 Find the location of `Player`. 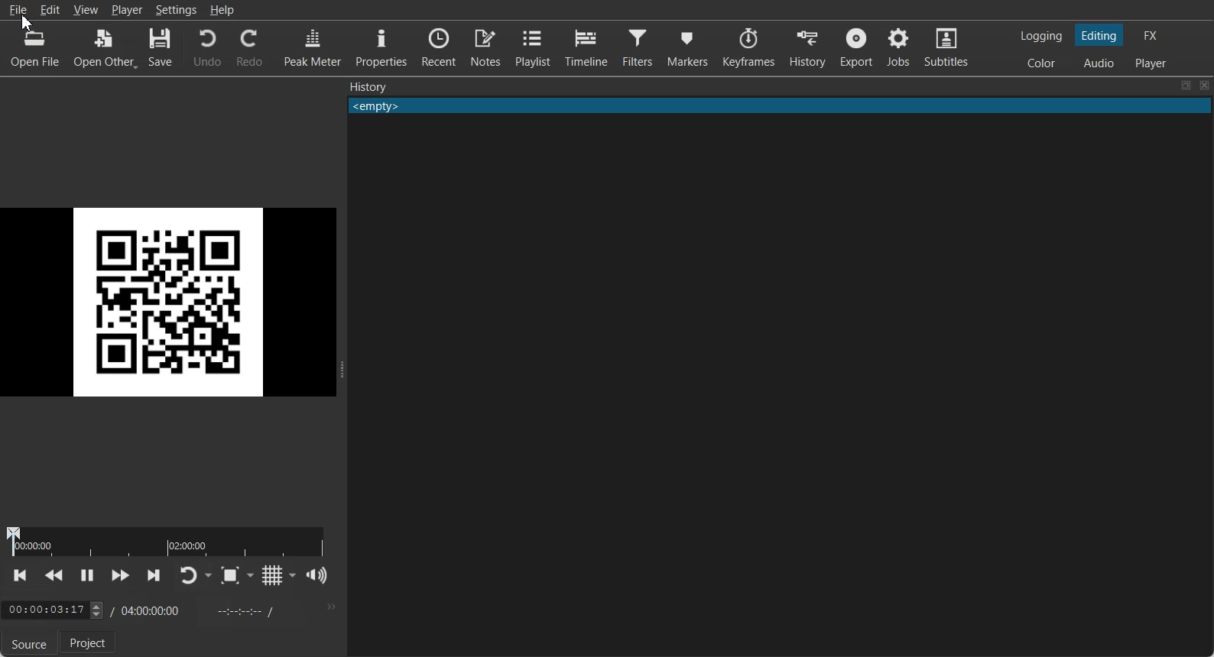

Player is located at coordinates (128, 11).